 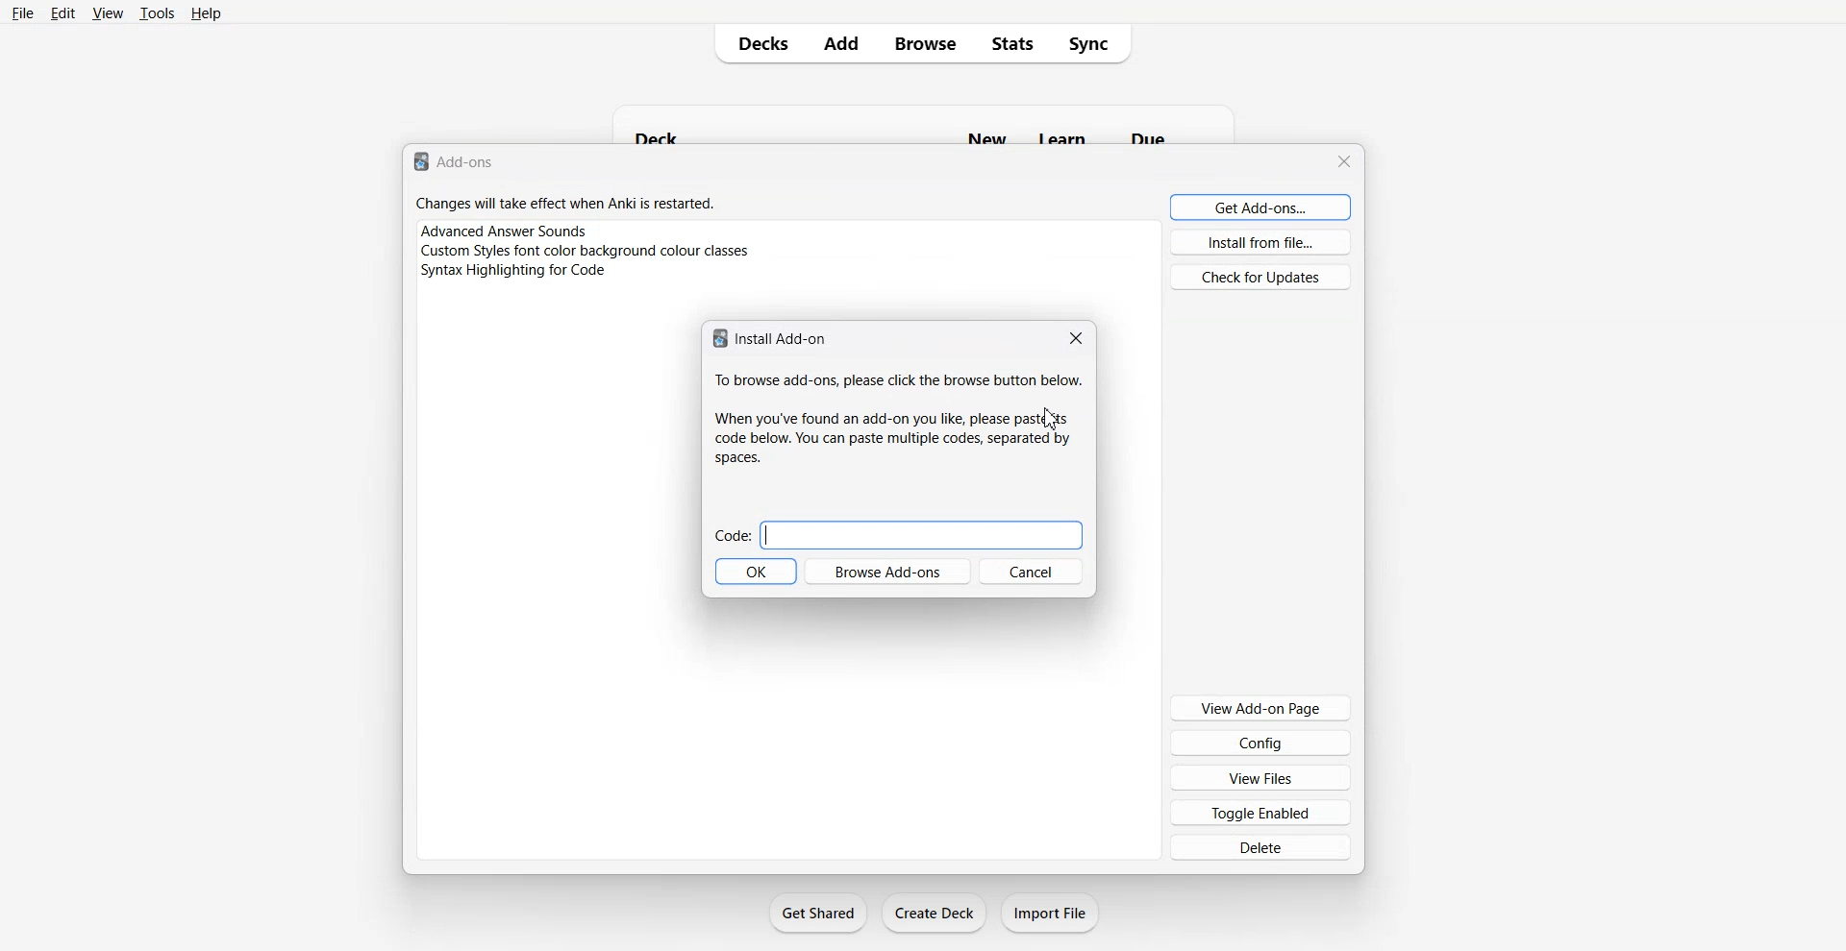 What do you see at coordinates (1260, 777) in the screenshot?
I see `View Files` at bounding box center [1260, 777].